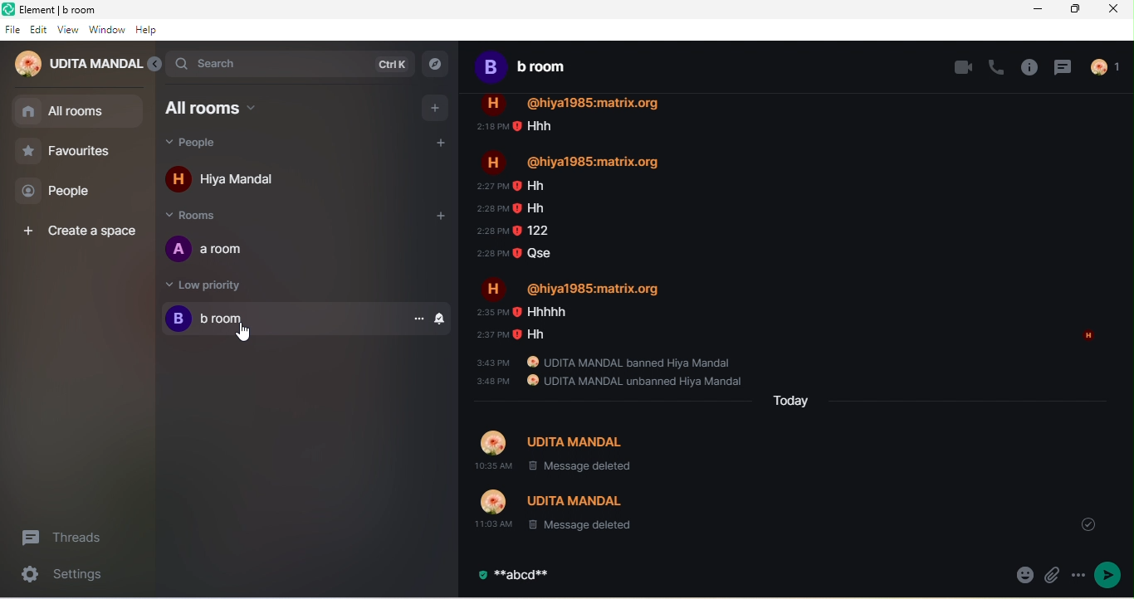  I want to click on option, so click(421, 319).